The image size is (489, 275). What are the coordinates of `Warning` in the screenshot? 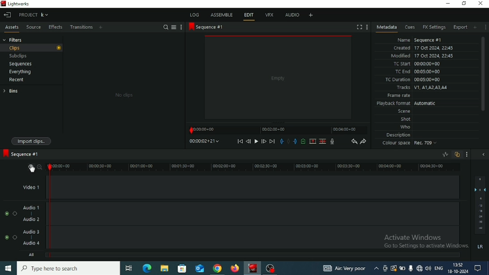 It's located at (393, 268).